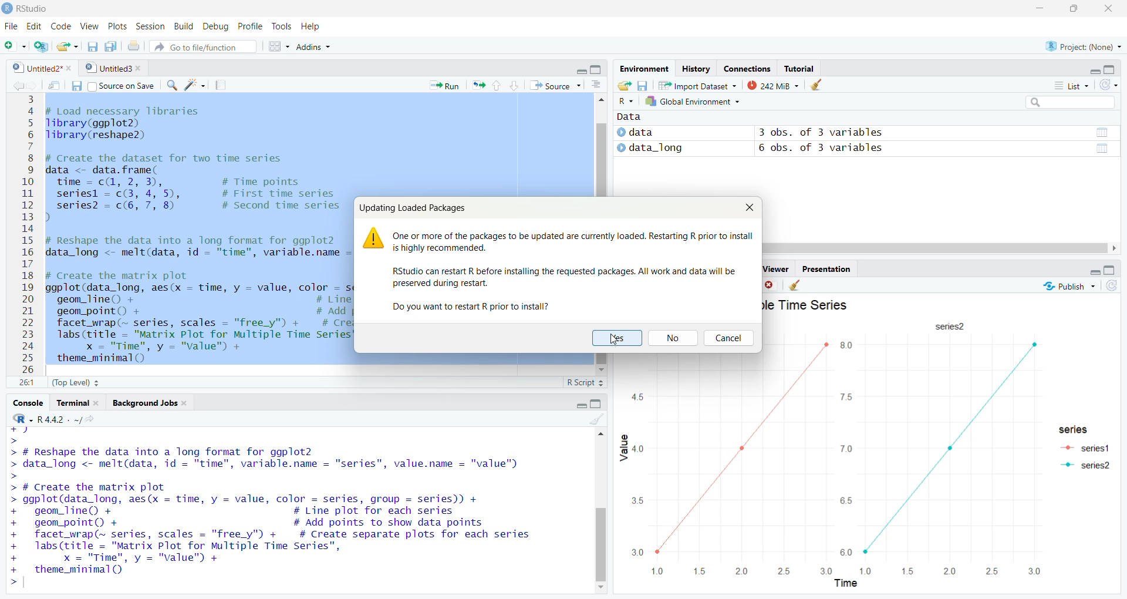 The height and width of the screenshot is (599, 1127). Describe the element at coordinates (1108, 9) in the screenshot. I see `Close` at that location.